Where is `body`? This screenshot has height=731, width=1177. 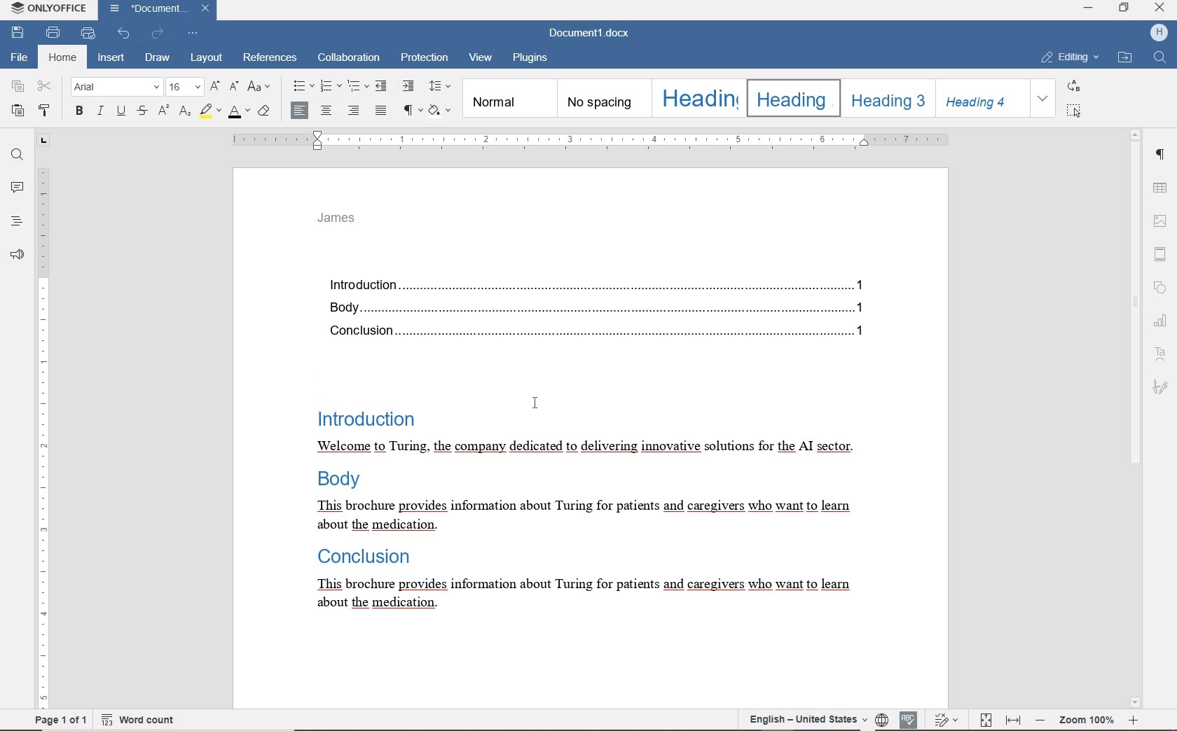
body is located at coordinates (338, 478).